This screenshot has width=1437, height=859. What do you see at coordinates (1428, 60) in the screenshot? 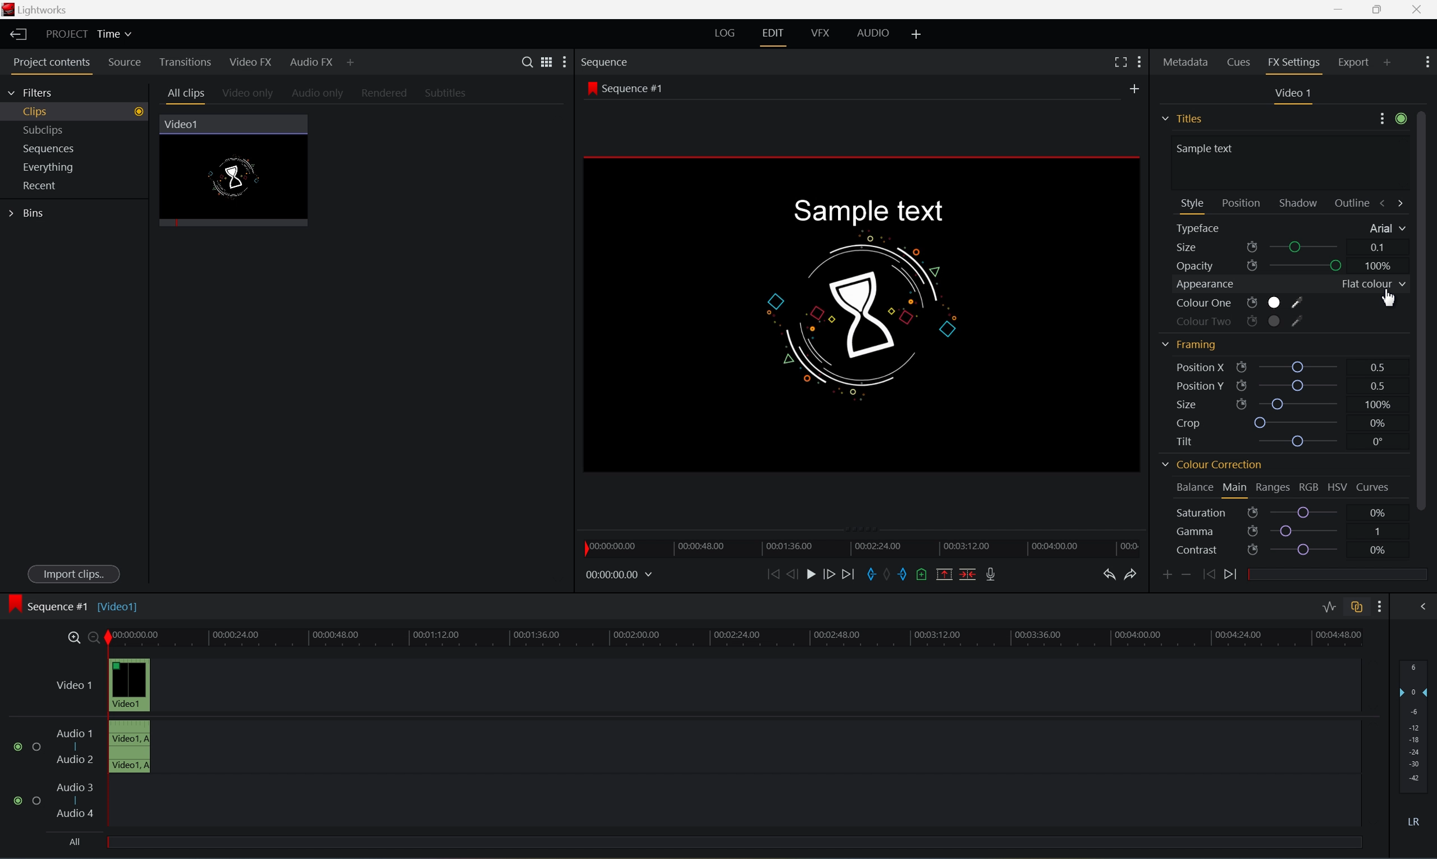
I see `more` at bounding box center [1428, 60].